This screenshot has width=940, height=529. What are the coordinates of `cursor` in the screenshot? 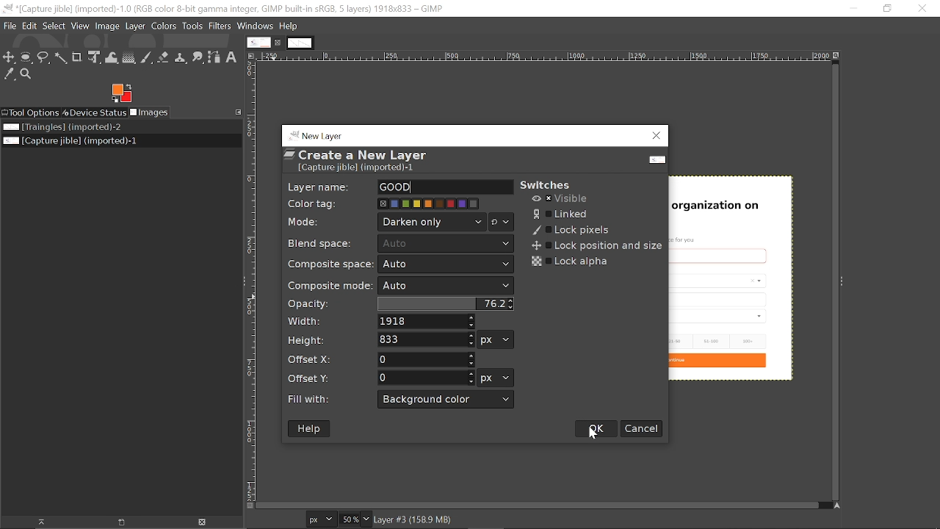 It's located at (595, 434).